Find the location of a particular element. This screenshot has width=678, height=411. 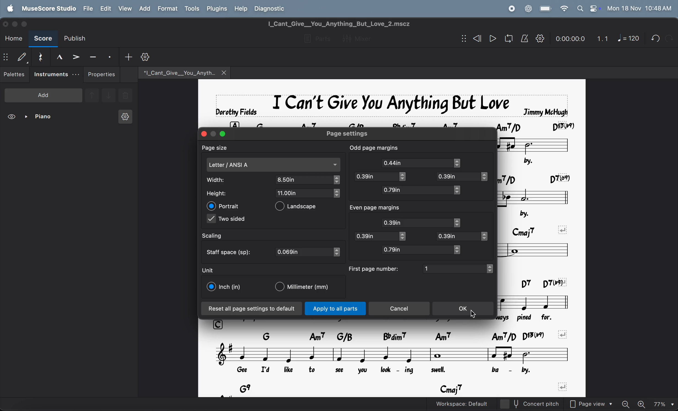

close is located at coordinates (202, 134).